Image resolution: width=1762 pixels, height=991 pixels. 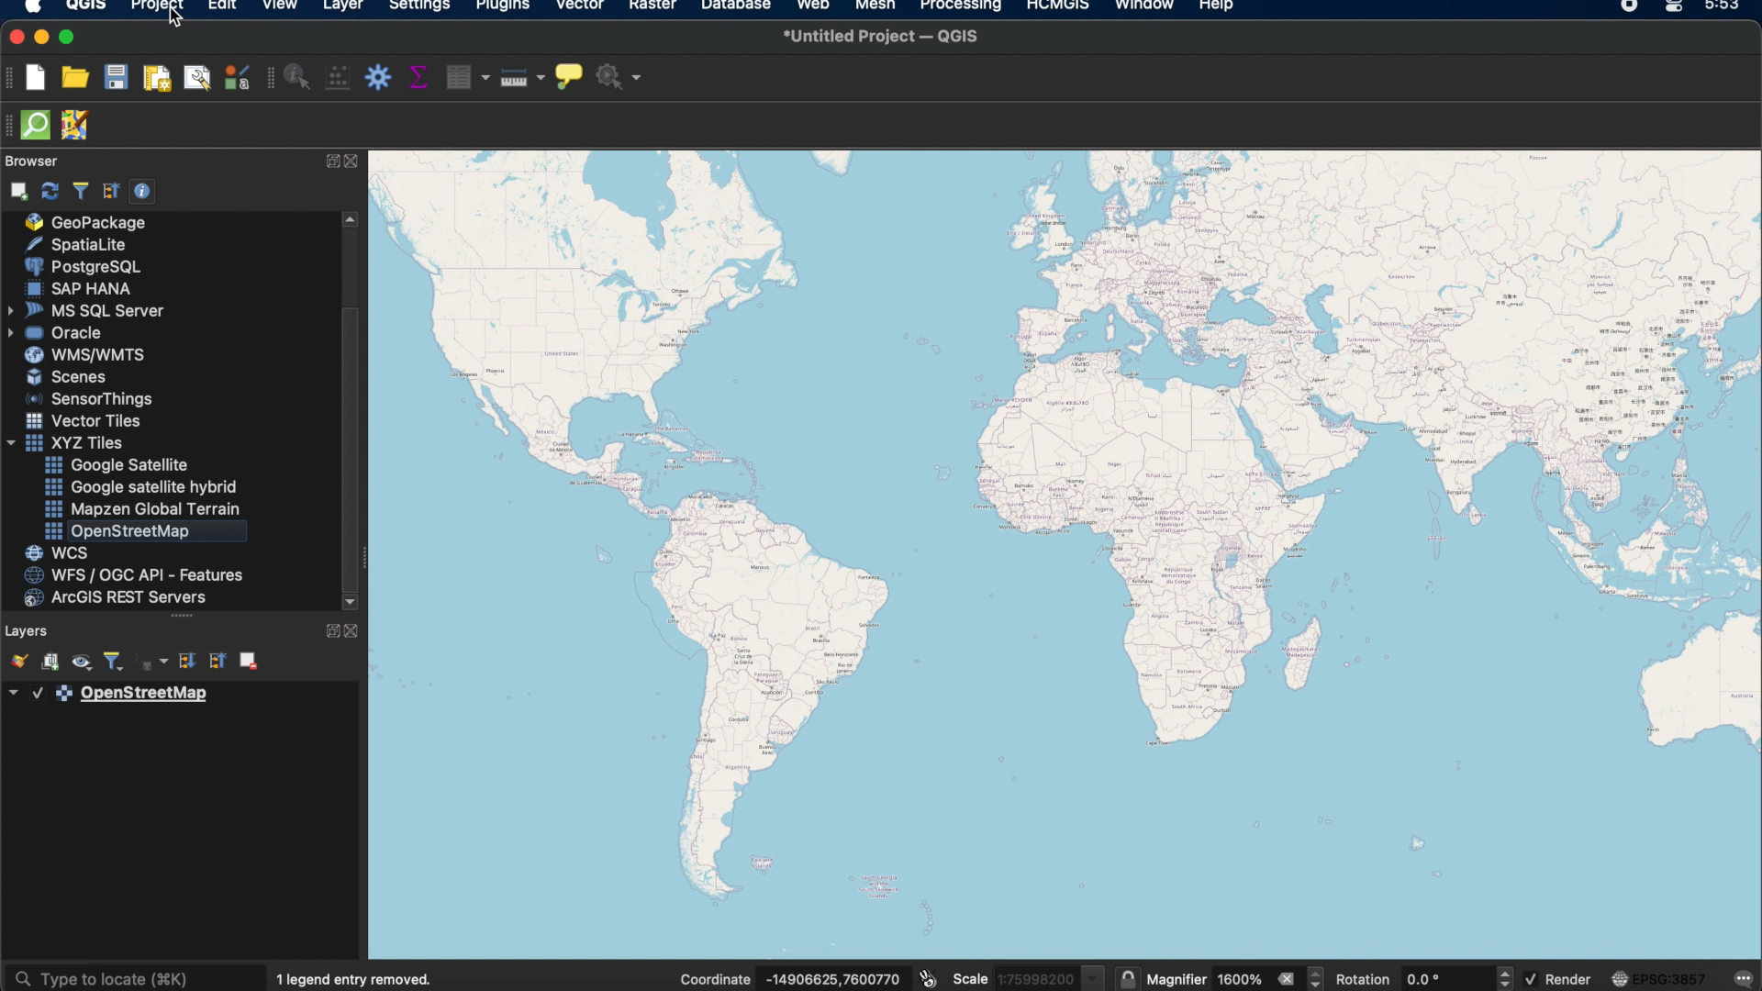 I want to click on close, so click(x=357, y=161).